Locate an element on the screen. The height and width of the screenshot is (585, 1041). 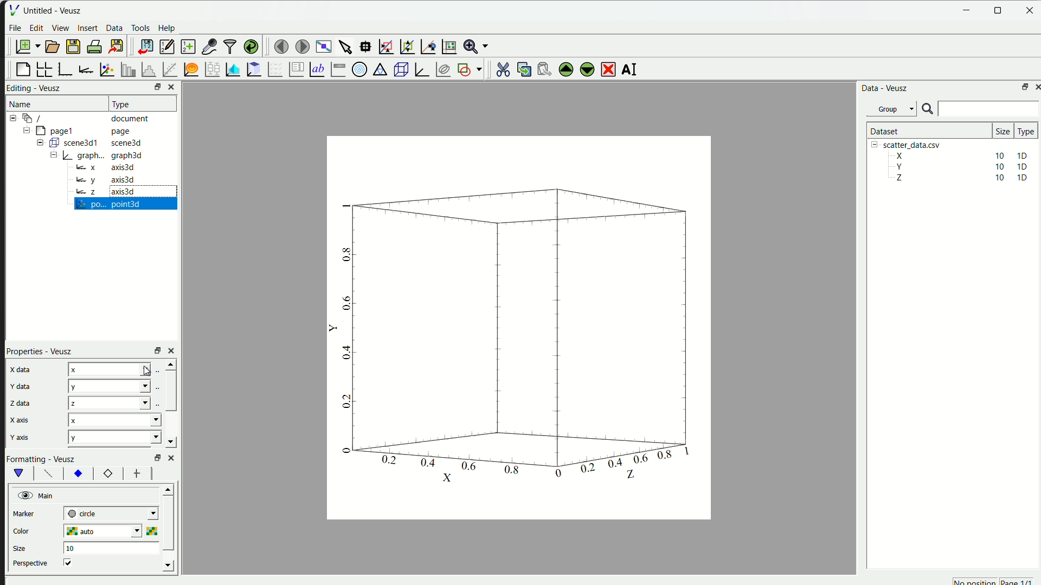
close is located at coordinates (172, 457).